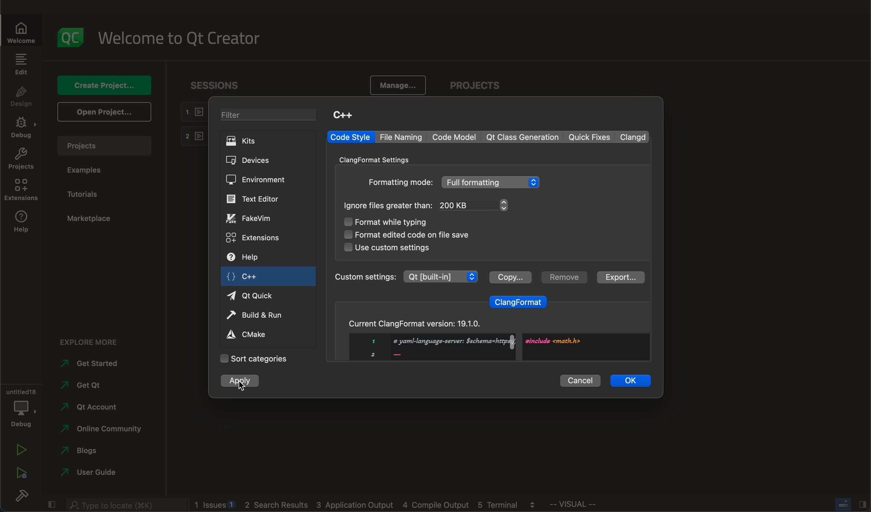 Image resolution: width=871 pixels, height=512 pixels. Describe the element at coordinates (256, 218) in the screenshot. I see `fake vim` at that location.